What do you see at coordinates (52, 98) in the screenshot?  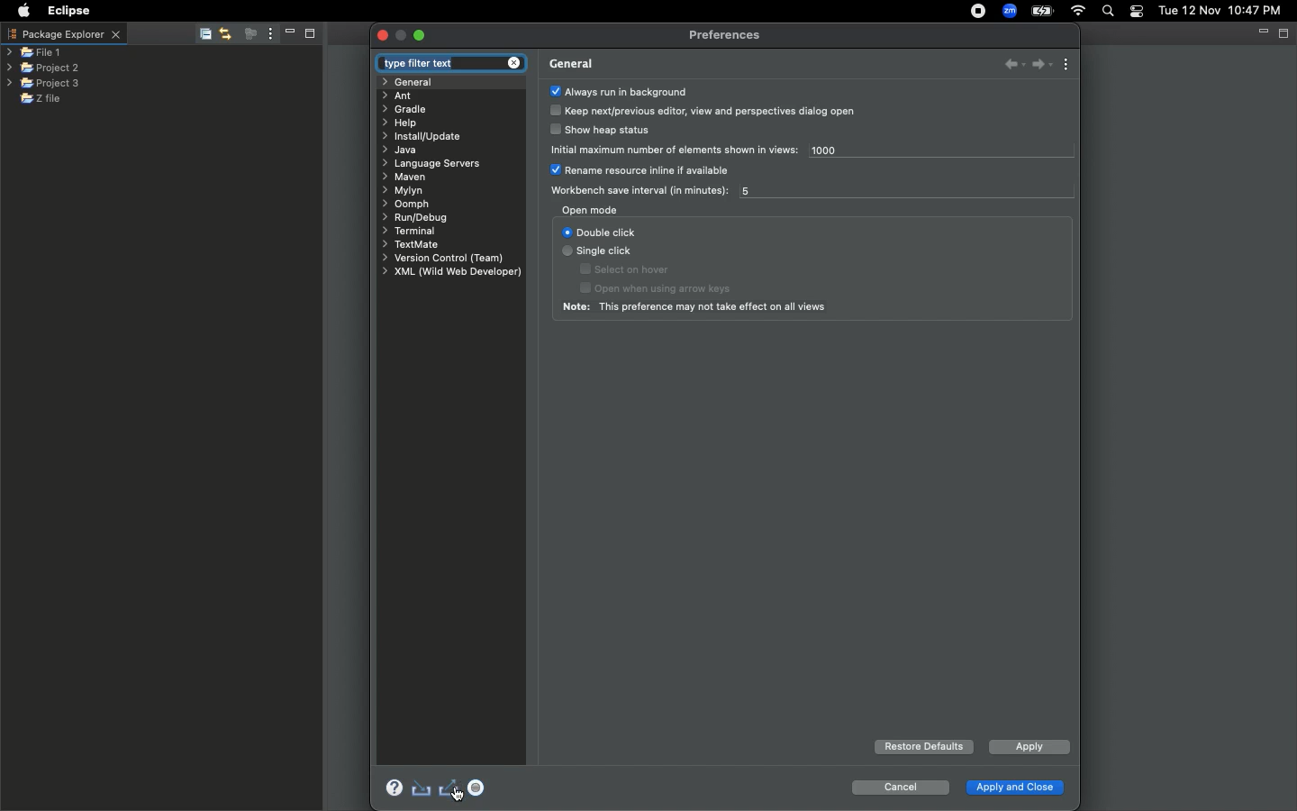 I see `Z file` at bounding box center [52, 98].